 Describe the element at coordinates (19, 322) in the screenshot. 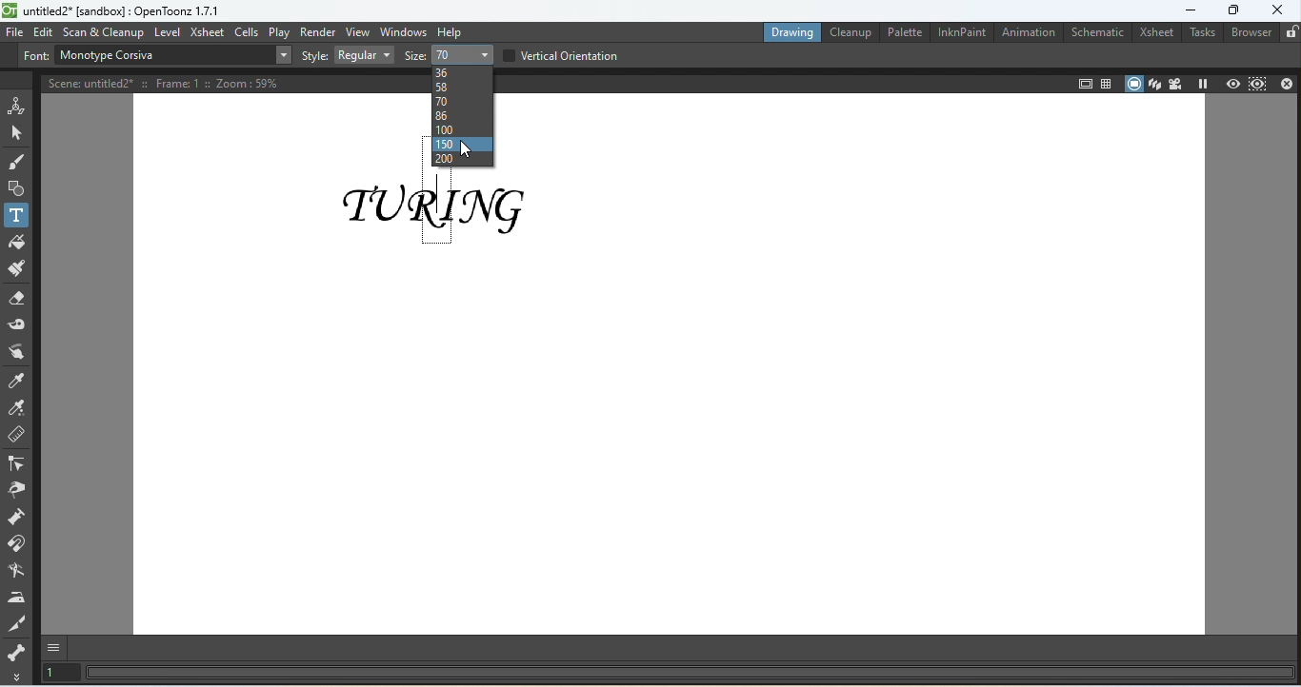

I see `Tape tool` at that location.